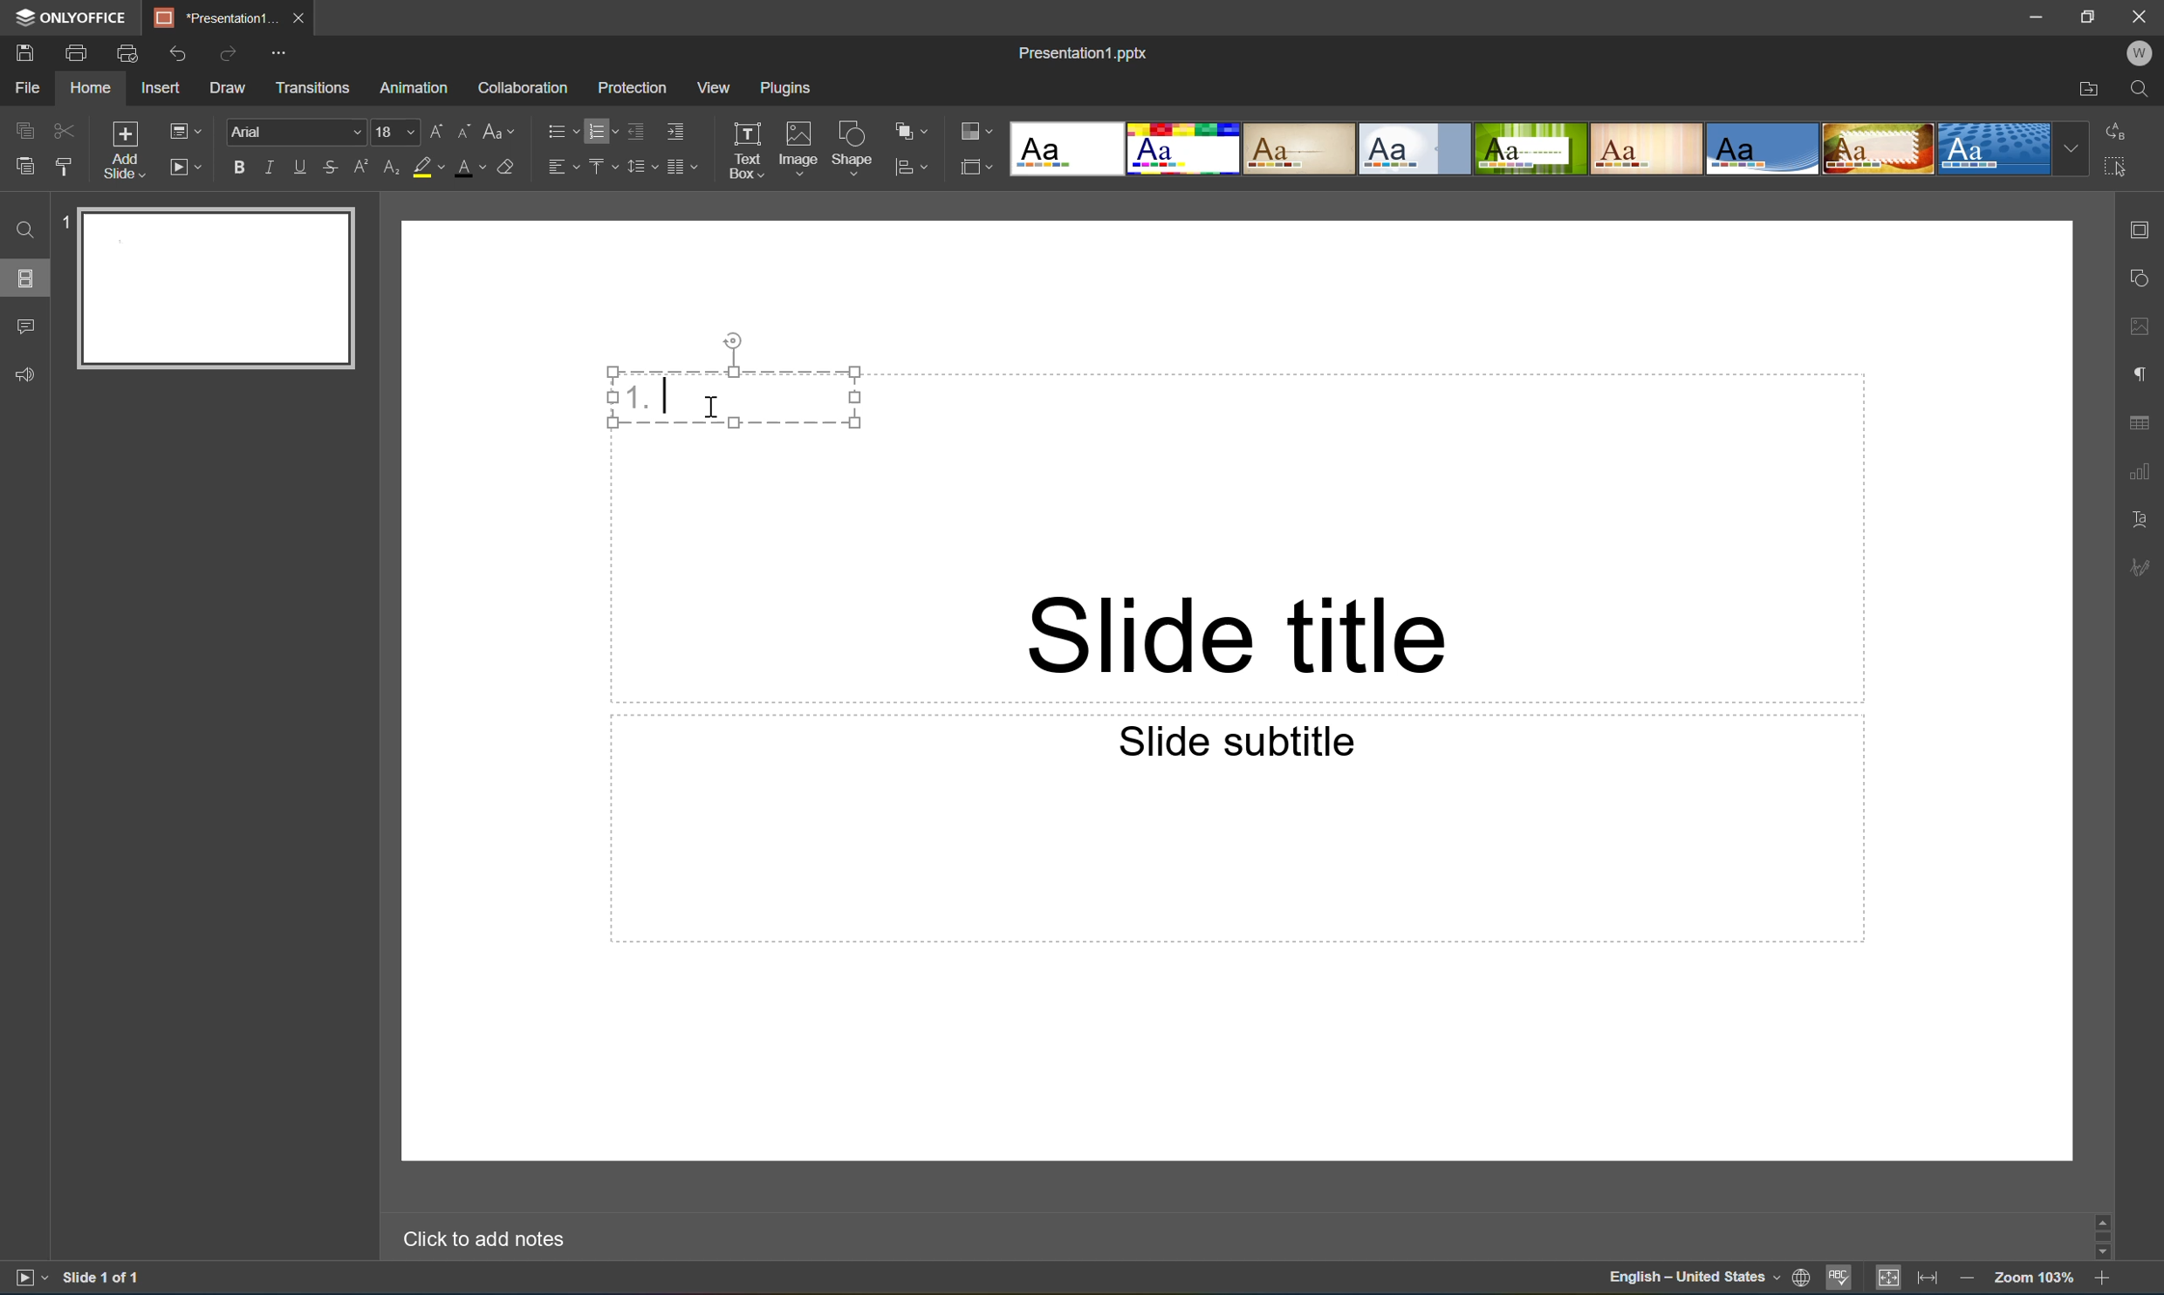 Image resolution: width=2164 pixels, height=1295 pixels. What do you see at coordinates (427, 164) in the screenshot?
I see `Highlight color` at bounding box center [427, 164].